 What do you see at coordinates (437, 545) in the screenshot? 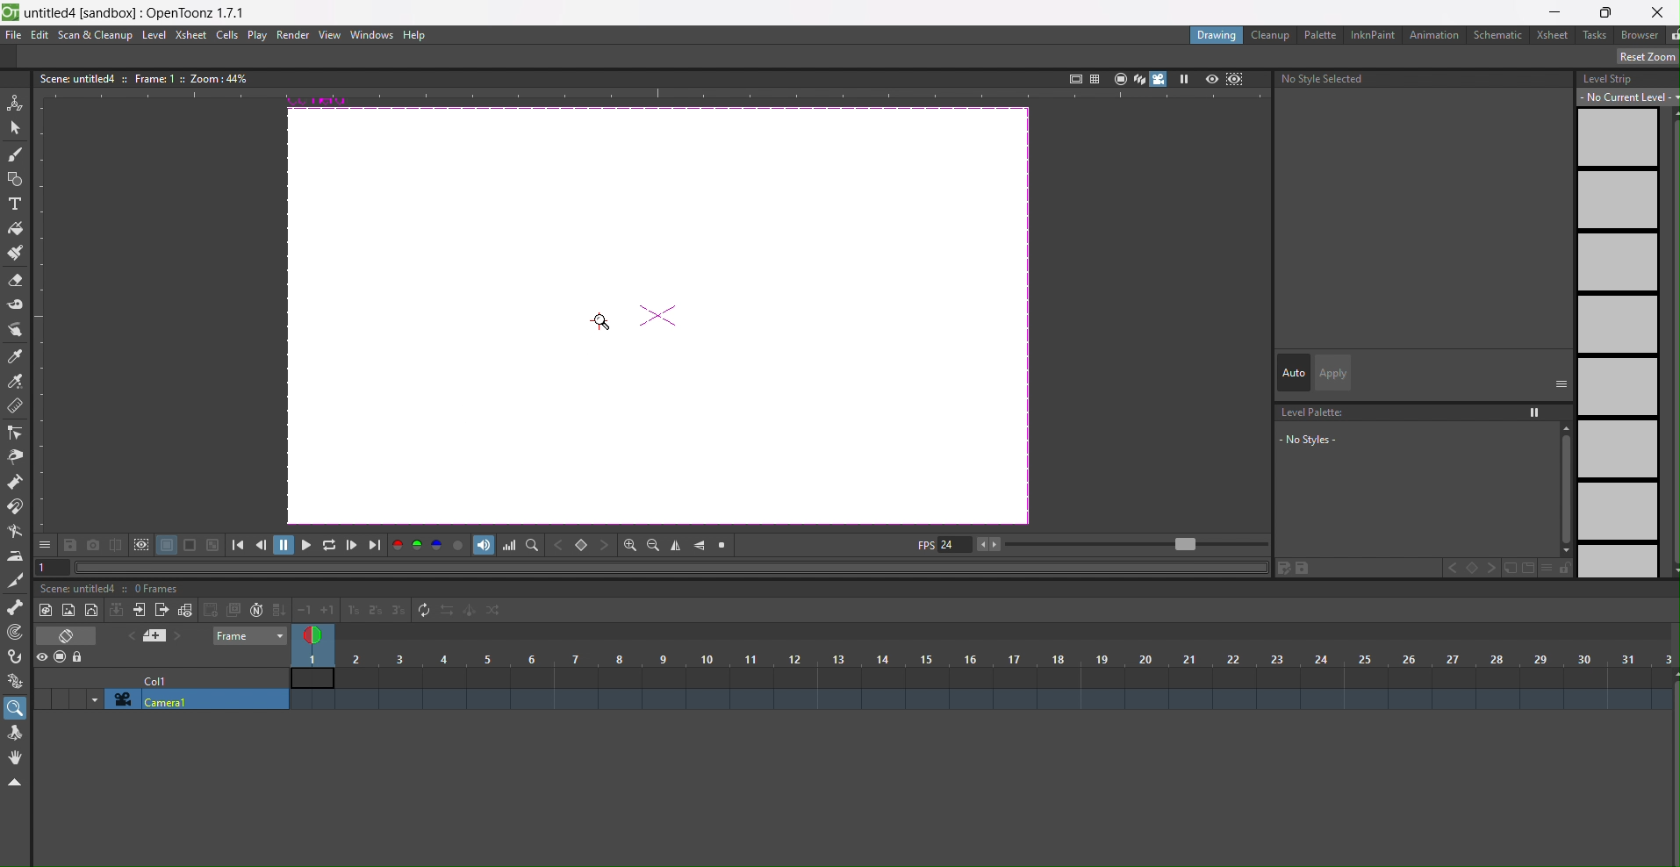
I see `` at bounding box center [437, 545].